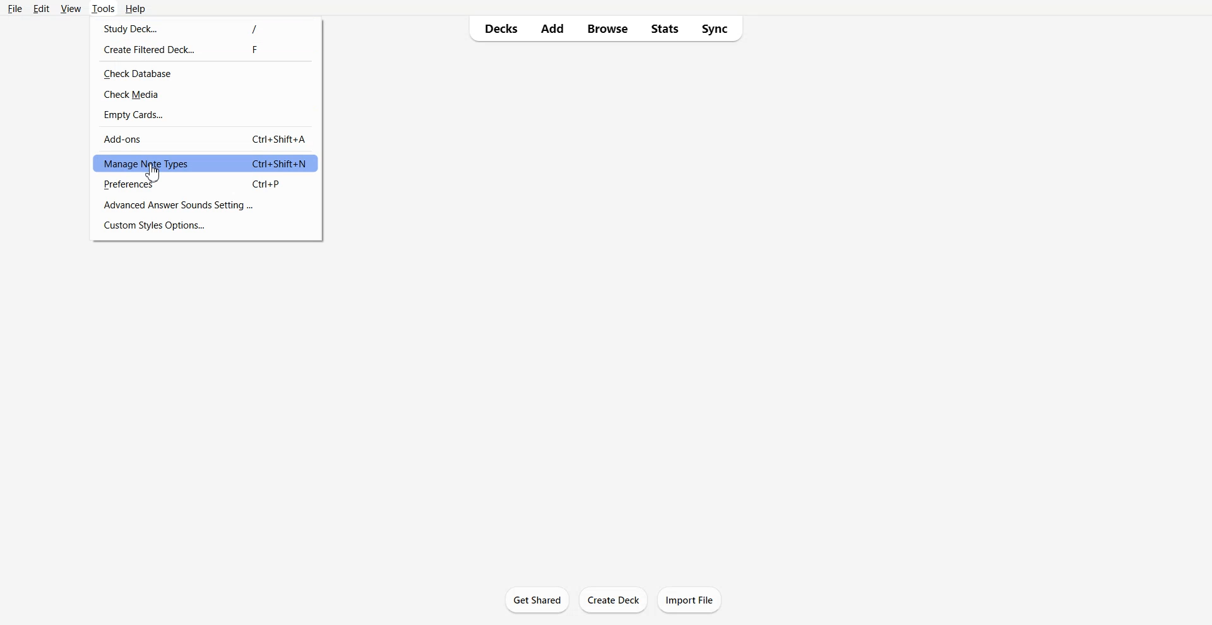  What do you see at coordinates (206, 227) in the screenshot?
I see `Custom Style Options` at bounding box center [206, 227].